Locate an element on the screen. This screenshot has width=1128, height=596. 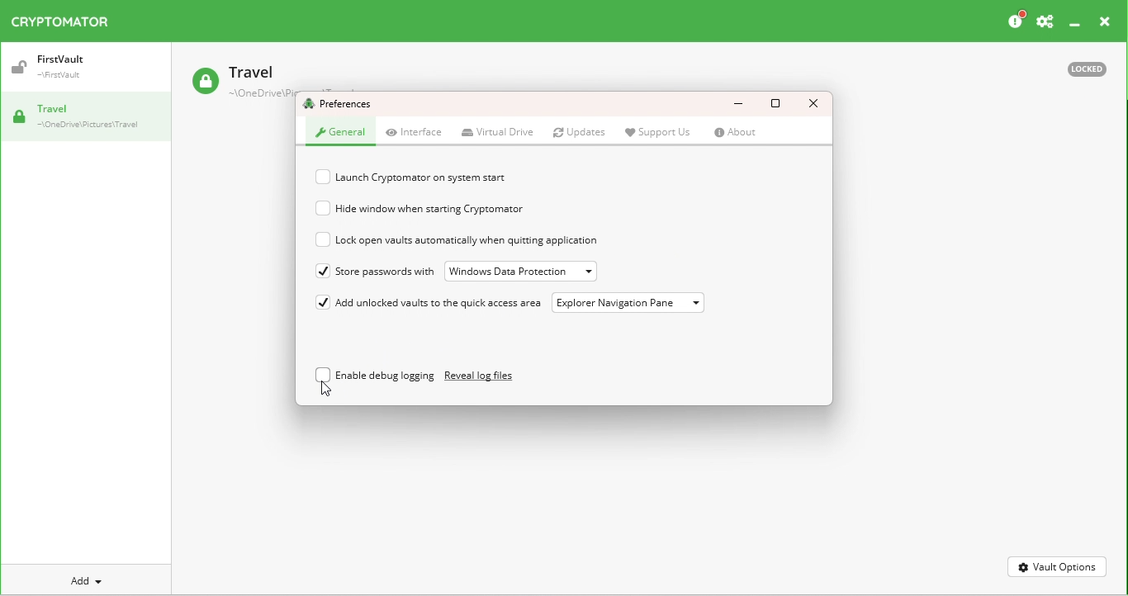
Enable debug logging is located at coordinates (387, 375).